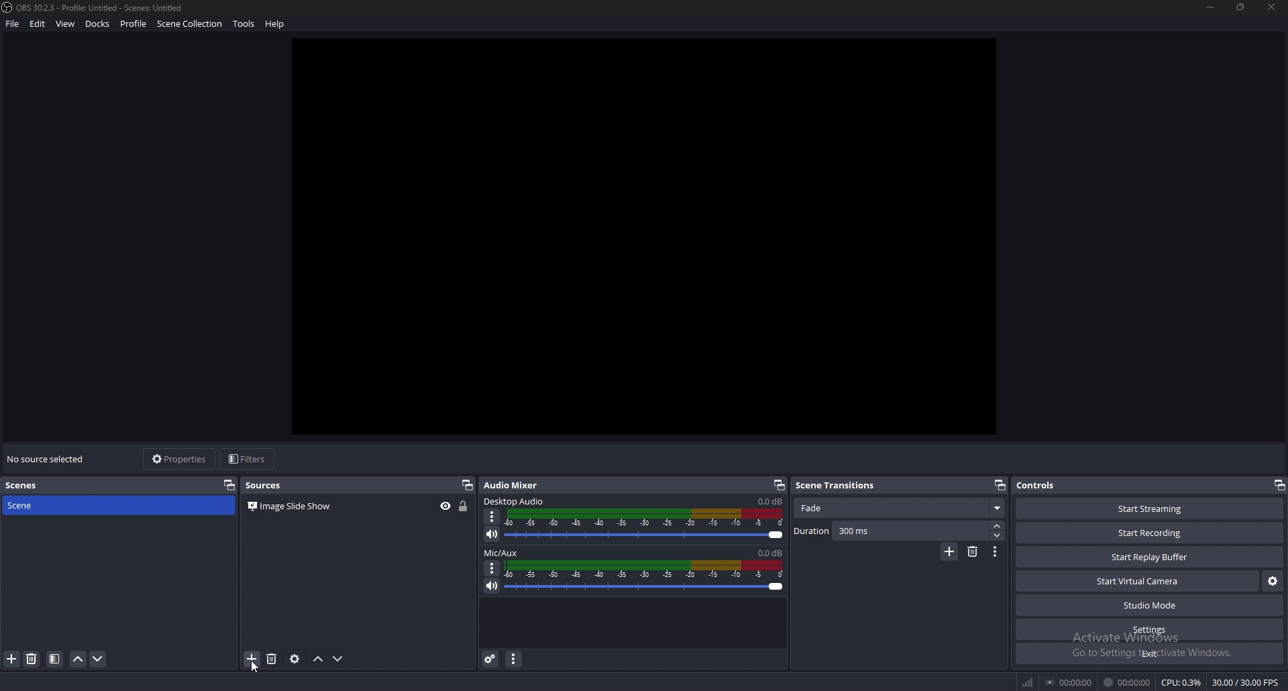 This screenshot has height=691, width=1288. Describe the element at coordinates (1127, 682) in the screenshot. I see `recording duration` at that location.